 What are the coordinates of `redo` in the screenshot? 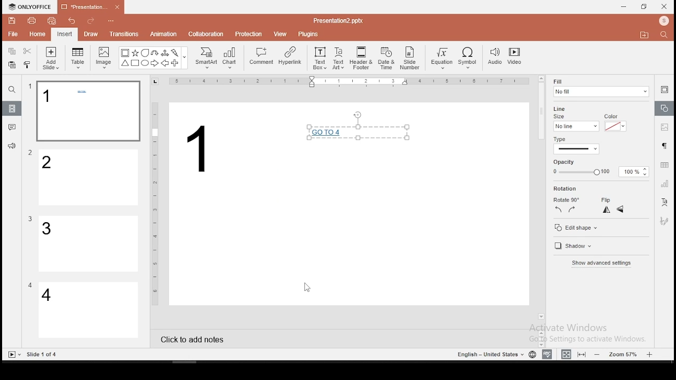 It's located at (91, 22).